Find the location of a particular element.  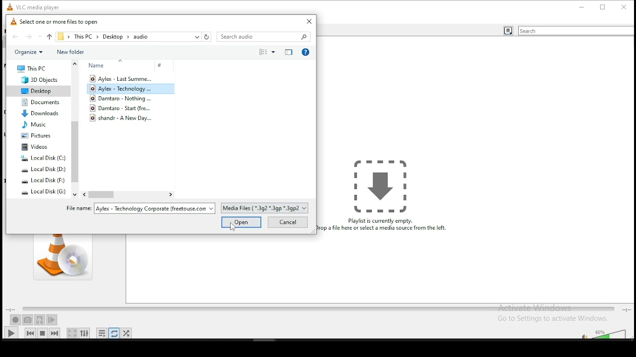

click to toggle between loop al, loop one, and no loop is located at coordinates (114, 333).